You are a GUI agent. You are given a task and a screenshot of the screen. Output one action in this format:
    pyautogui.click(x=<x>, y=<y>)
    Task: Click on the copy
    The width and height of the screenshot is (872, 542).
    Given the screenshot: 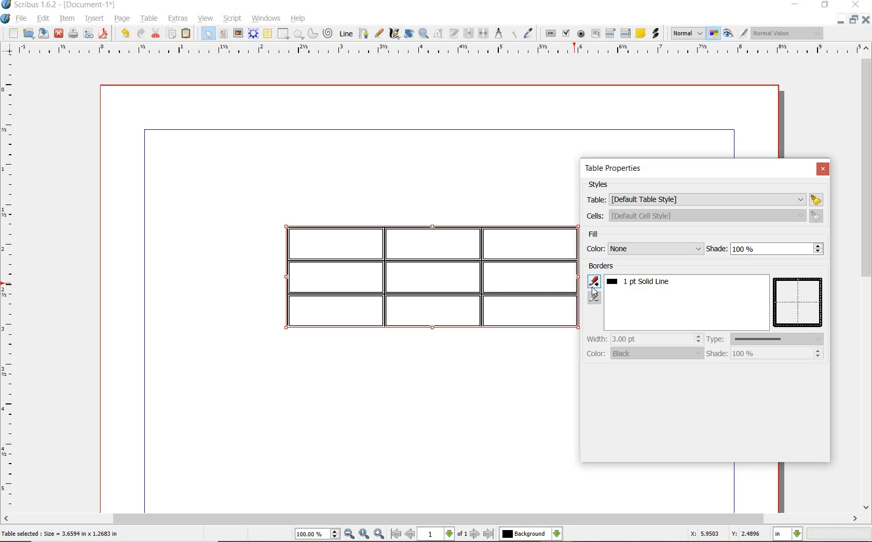 What is the action you would take?
    pyautogui.click(x=171, y=35)
    